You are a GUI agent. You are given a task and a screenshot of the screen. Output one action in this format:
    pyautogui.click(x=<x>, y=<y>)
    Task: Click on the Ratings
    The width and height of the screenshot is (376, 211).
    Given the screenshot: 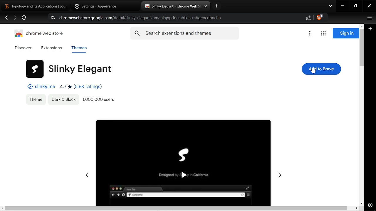 What is the action you would take?
    pyautogui.click(x=82, y=87)
    